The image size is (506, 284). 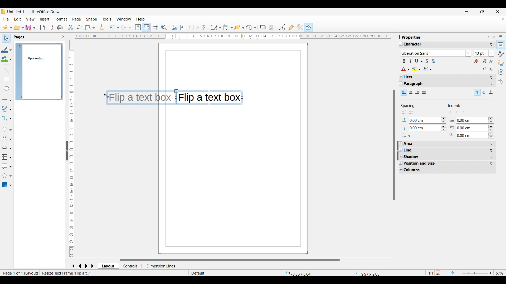 I want to click on dimension, so click(x=163, y=266).